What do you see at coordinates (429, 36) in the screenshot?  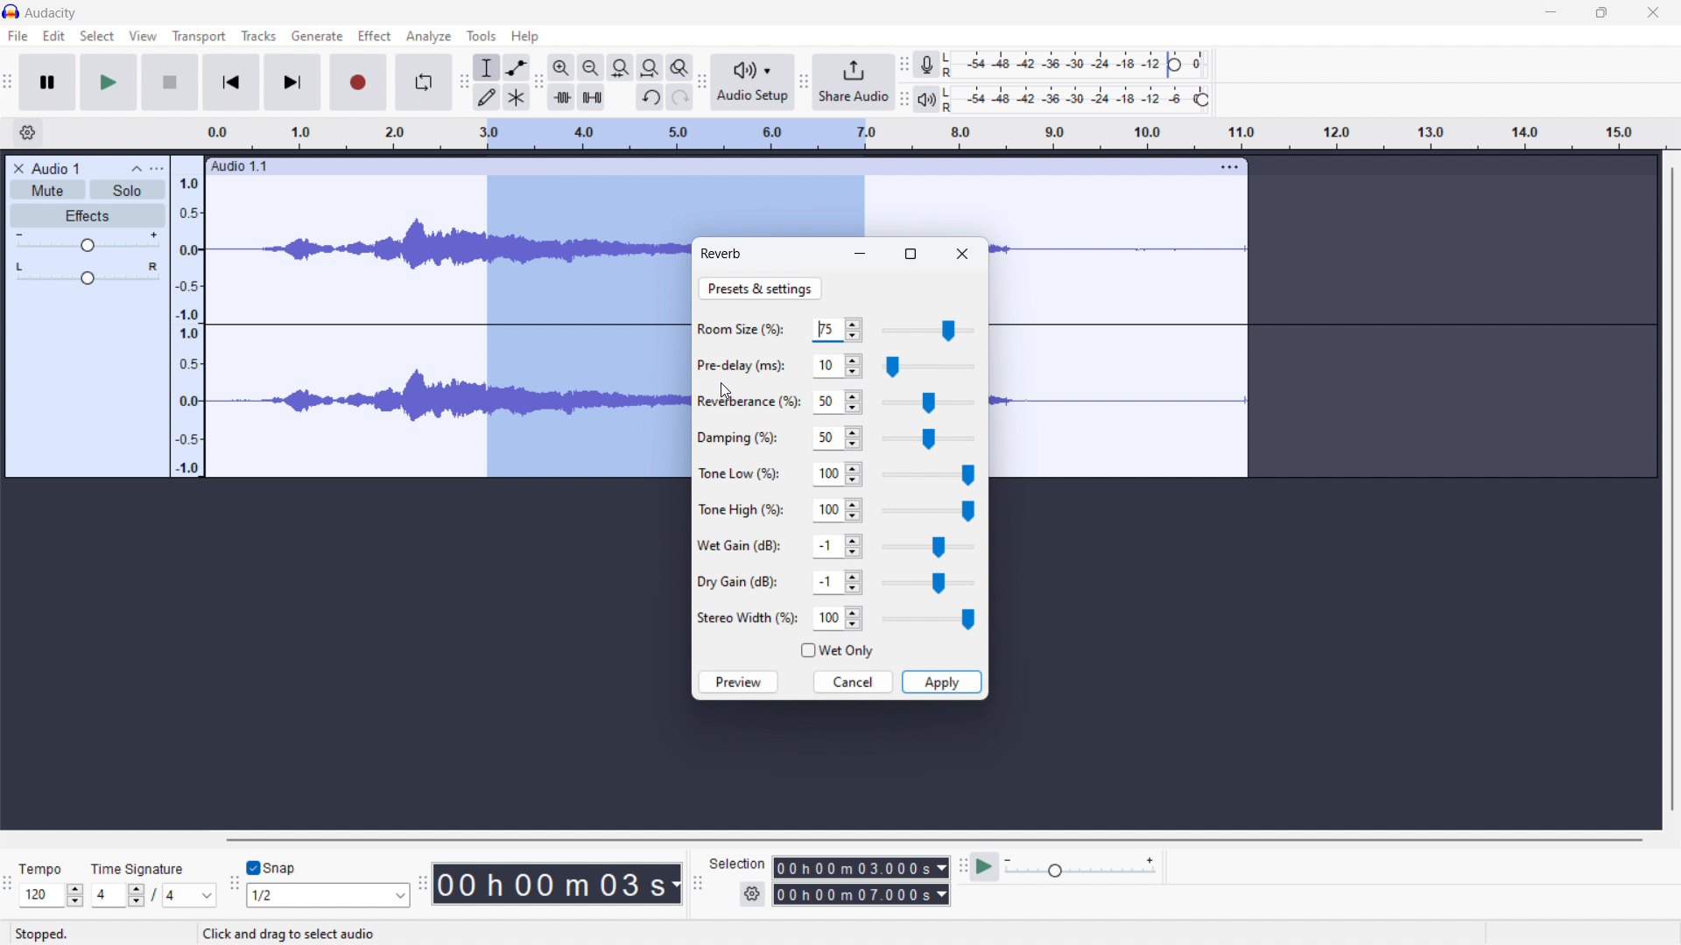 I see `analyze` at bounding box center [429, 36].